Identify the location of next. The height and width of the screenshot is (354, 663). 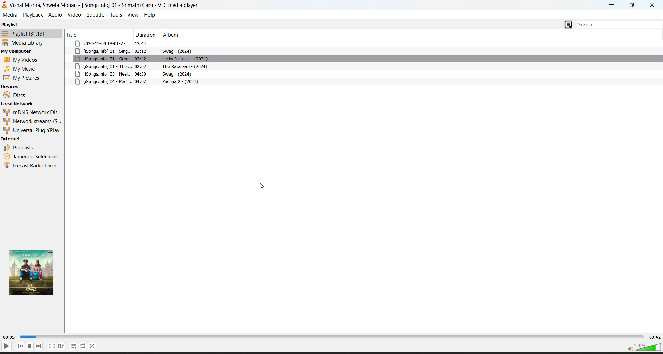
(39, 346).